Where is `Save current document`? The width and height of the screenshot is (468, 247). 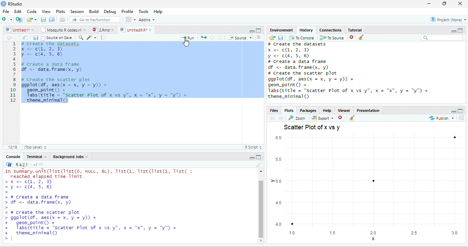
Save current document is located at coordinates (44, 19).